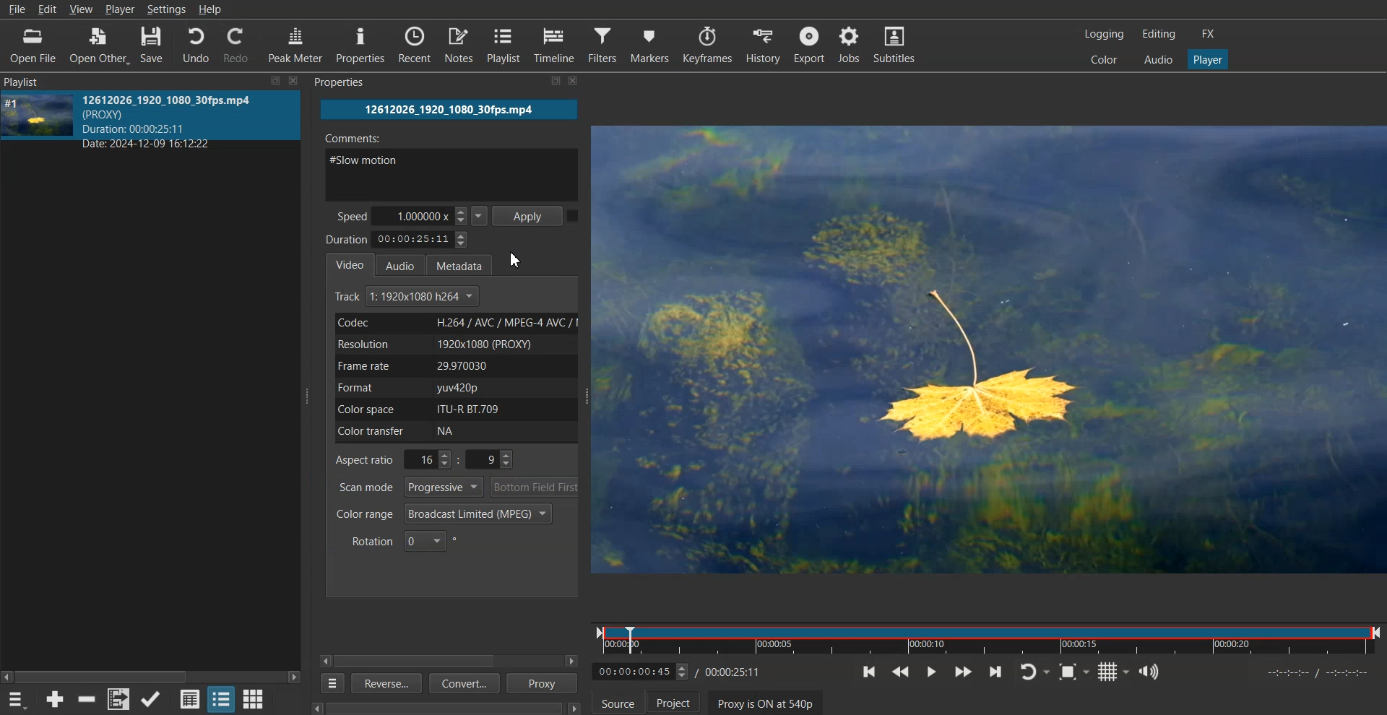 This screenshot has height=715, width=1387. I want to click on Properties, so click(361, 45).